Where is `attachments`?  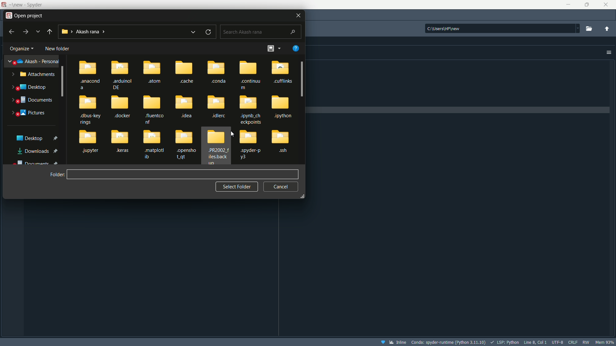
attachments is located at coordinates (33, 75).